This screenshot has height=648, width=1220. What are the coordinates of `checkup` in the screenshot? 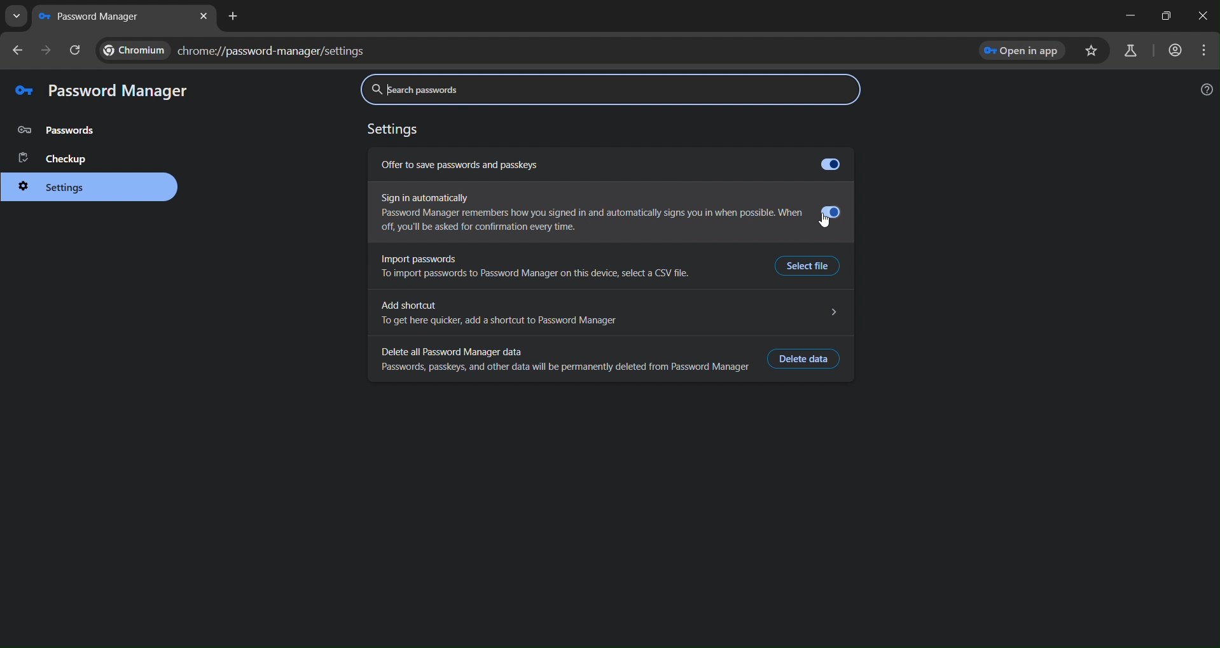 It's located at (59, 158).